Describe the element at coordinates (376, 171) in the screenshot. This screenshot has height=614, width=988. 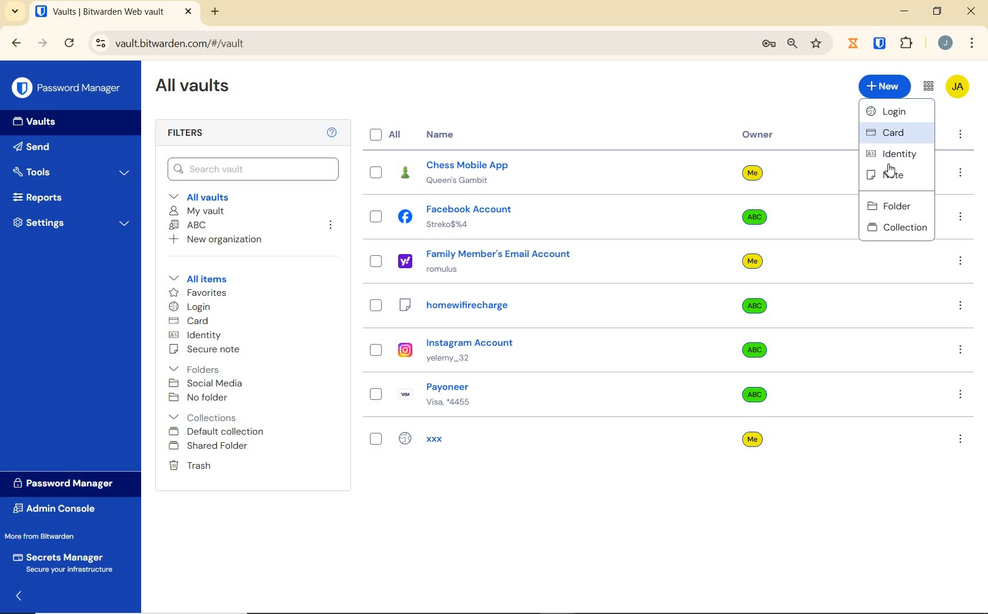
I see `checkbox` at that location.